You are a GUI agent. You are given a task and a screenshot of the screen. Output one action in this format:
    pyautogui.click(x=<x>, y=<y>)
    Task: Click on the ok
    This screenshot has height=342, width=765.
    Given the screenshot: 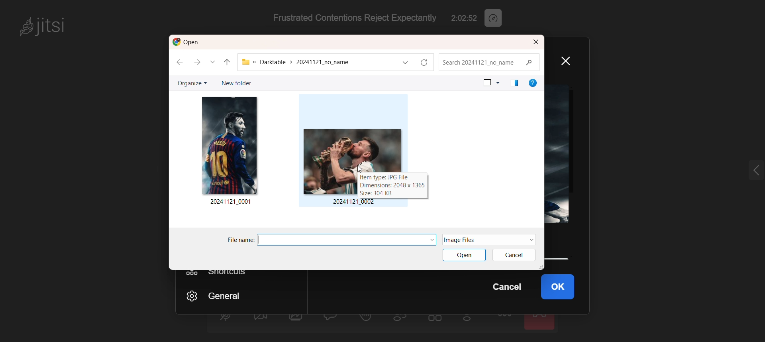 What is the action you would take?
    pyautogui.click(x=564, y=288)
    